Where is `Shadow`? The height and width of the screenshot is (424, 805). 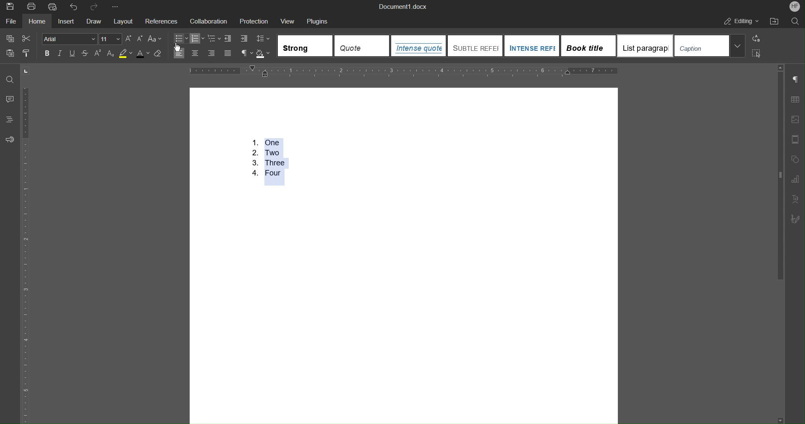 Shadow is located at coordinates (265, 54).